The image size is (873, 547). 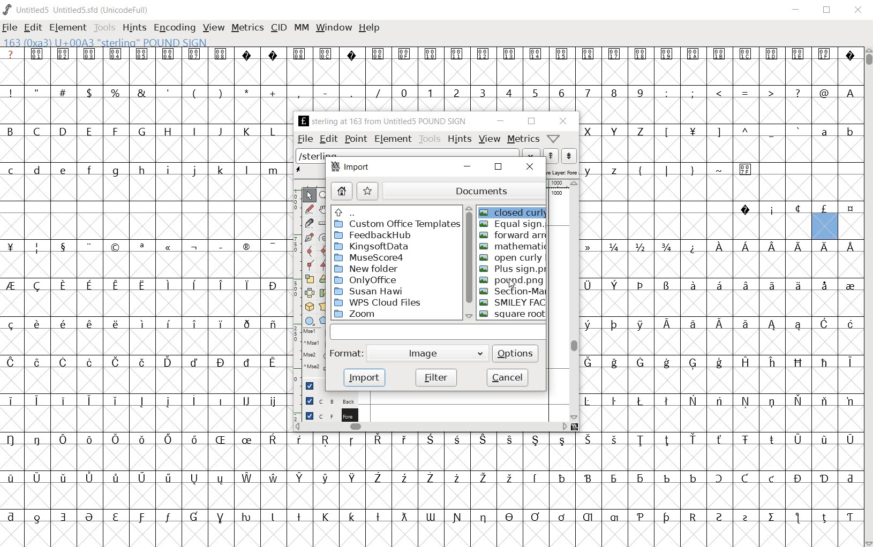 I want to click on Symbol, so click(x=300, y=54).